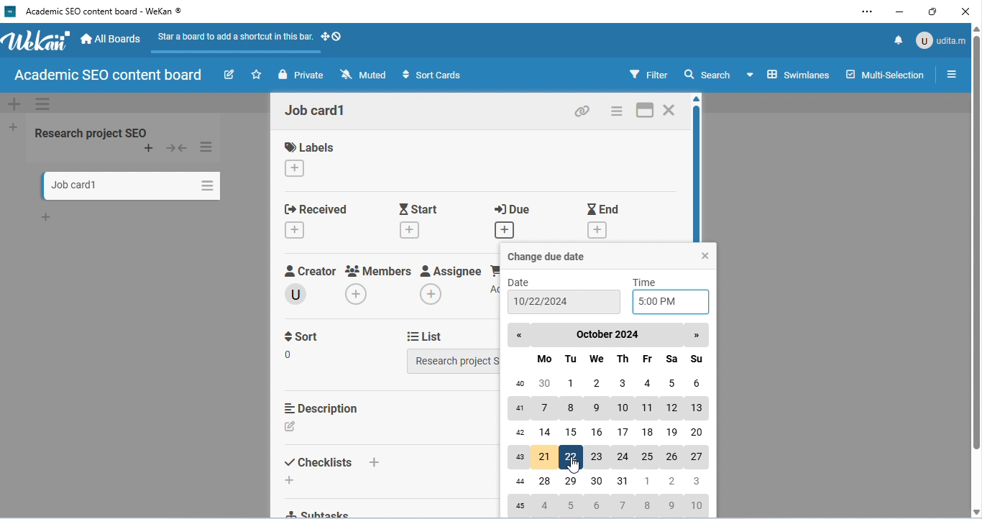 Image resolution: width=982 pixels, height=519 pixels. What do you see at coordinates (306, 338) in the screenshot?
I see `sort` at bounding box center [306, 338].